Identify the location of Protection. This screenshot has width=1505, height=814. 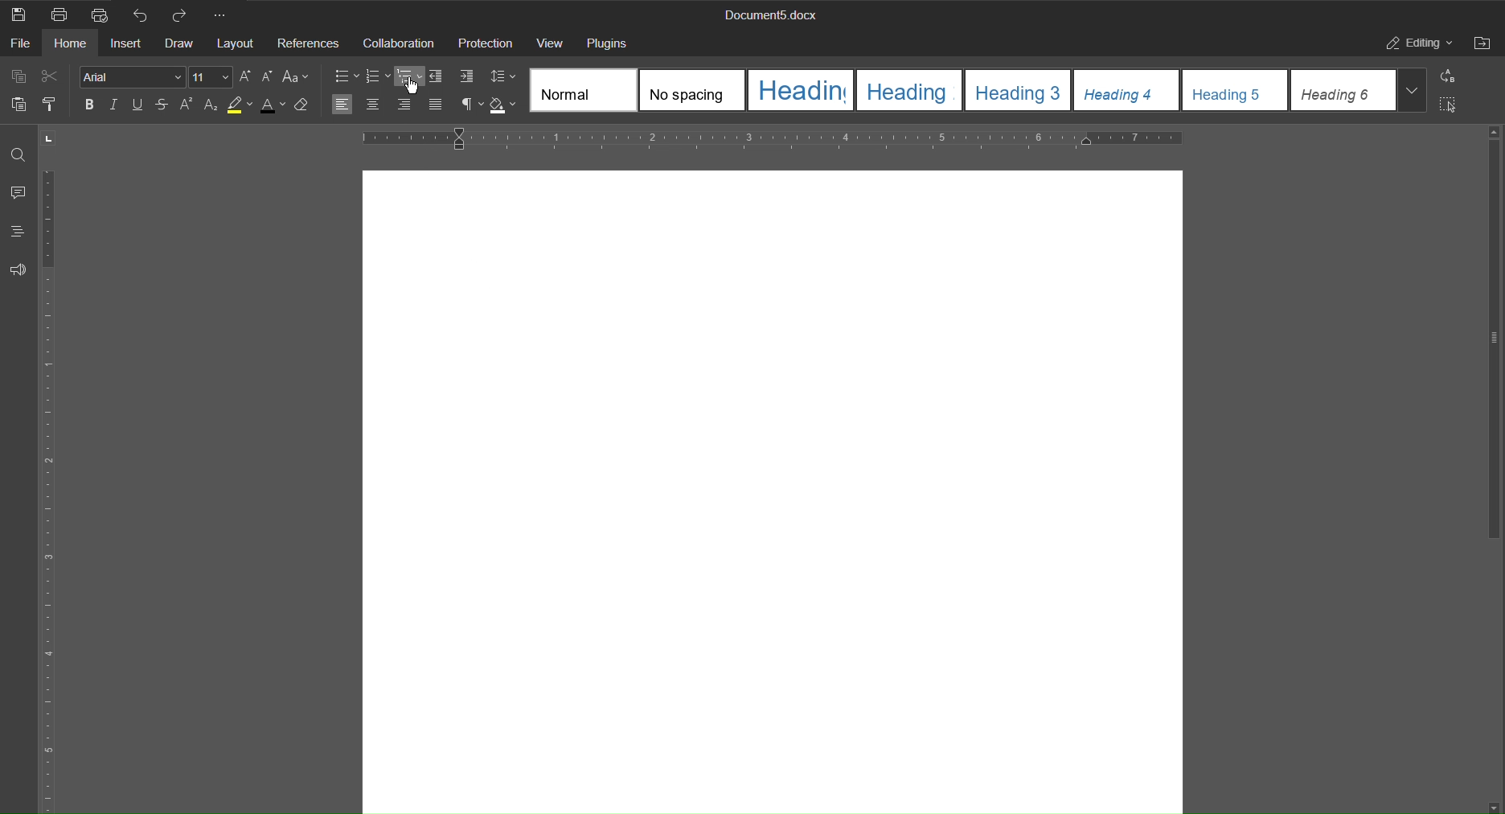
(487, 45).